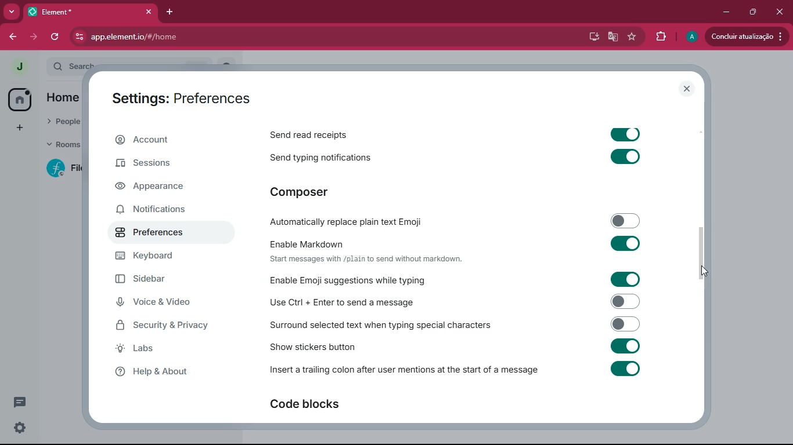 This screenshot has height=445, width=793. What do you see at coordinates (161, 211) in the screenshot?
I see `notifications` at bounding box center [161, 211].